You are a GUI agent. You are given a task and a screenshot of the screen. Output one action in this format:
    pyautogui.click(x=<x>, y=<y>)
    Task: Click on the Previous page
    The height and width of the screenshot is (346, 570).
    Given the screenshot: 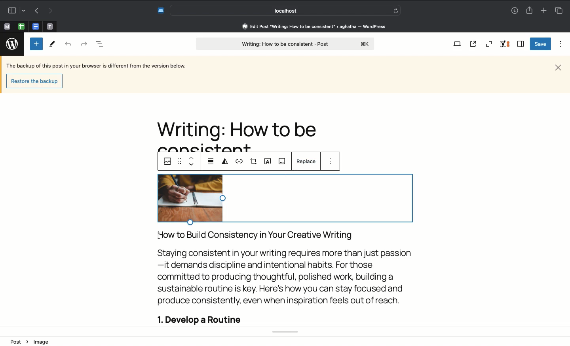 What is the action you would take?
    pyautogui.click(x=35, y=11)
    